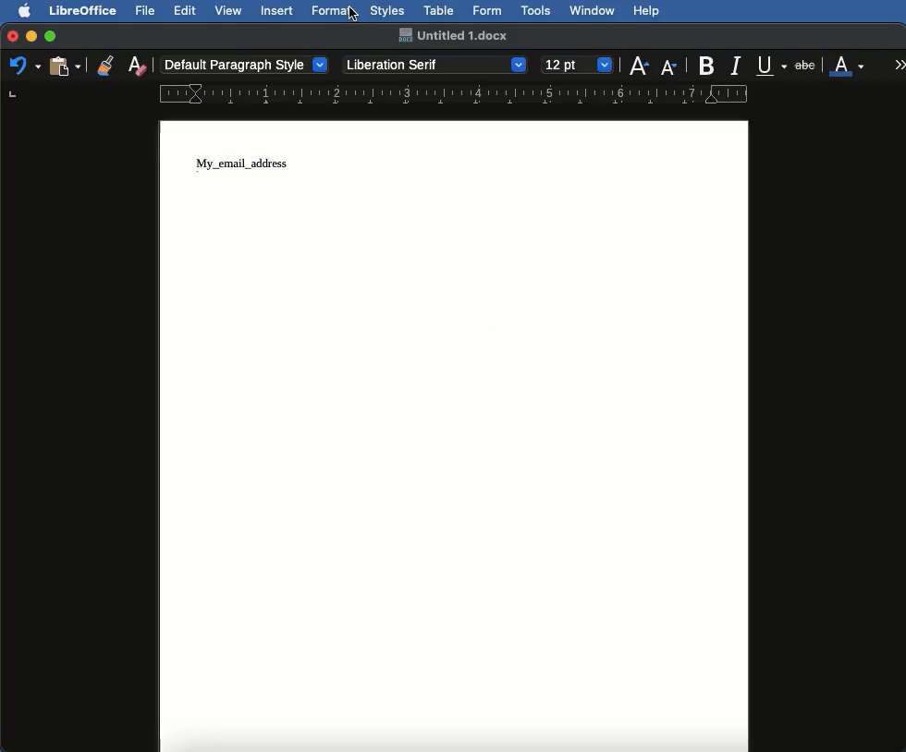 Image resolution: width=906 pixels, height=752 pixels. Describe the element at coordinates (900, 64) in the screenshot. I see `More` at that location.